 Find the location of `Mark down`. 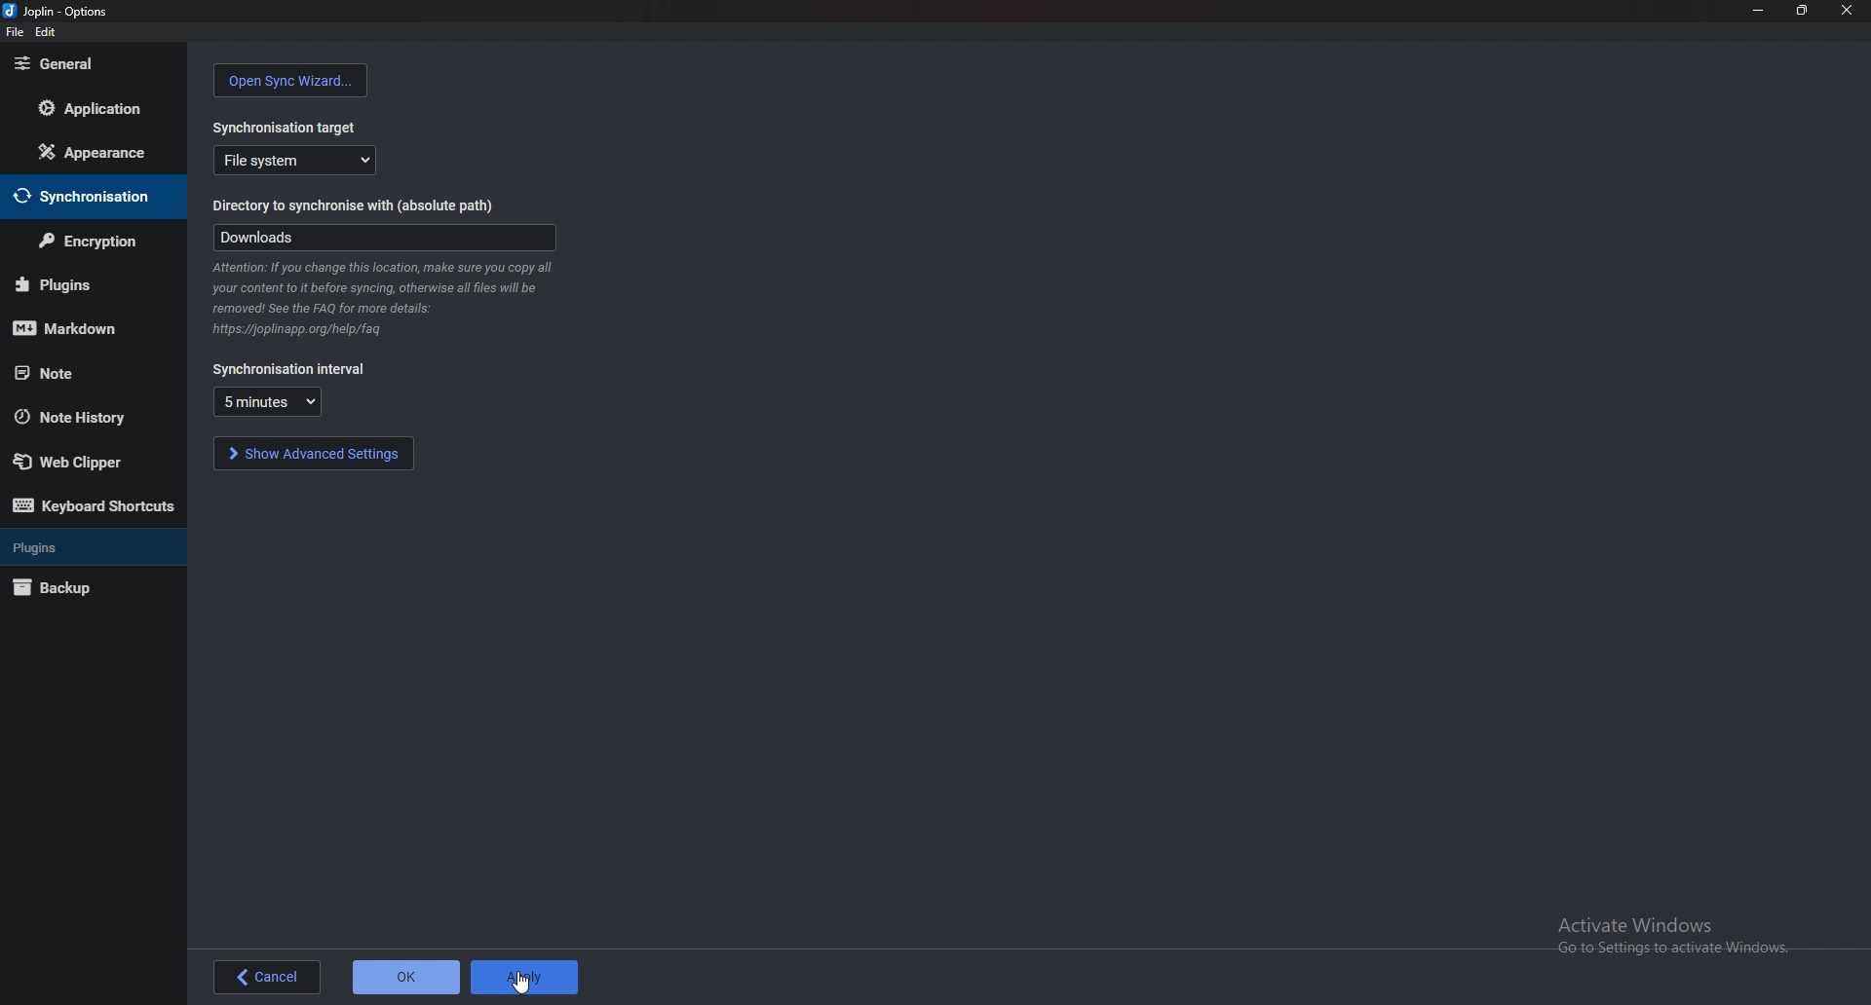

Mark down is located at coordinates (88, 326).